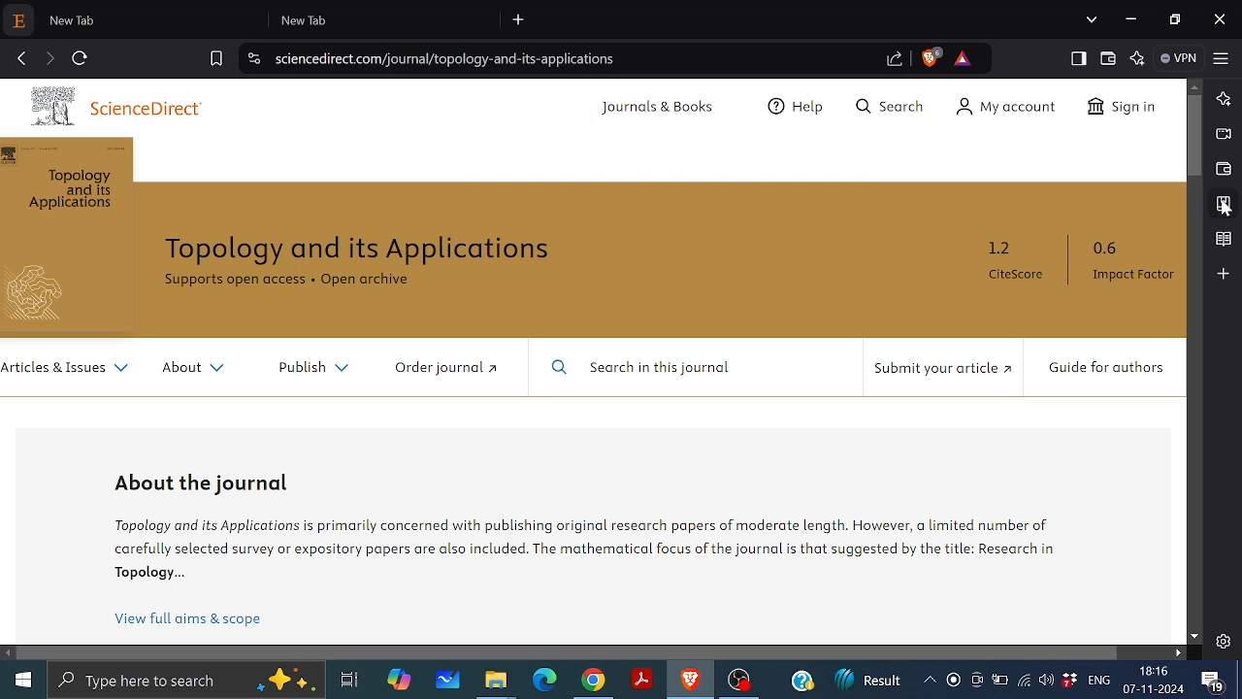 The height and width of the screenshot is (699, 1242). Describe the element at coordinates (1026, 682) in the screenshot. I see `` at that location.